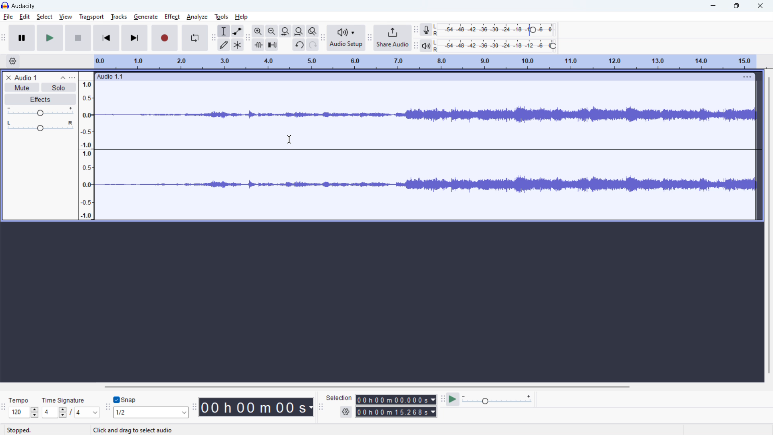 The width and height of the screenshot is (773, 435). I want to click on horizontal scrollbar, so click(367, 387).